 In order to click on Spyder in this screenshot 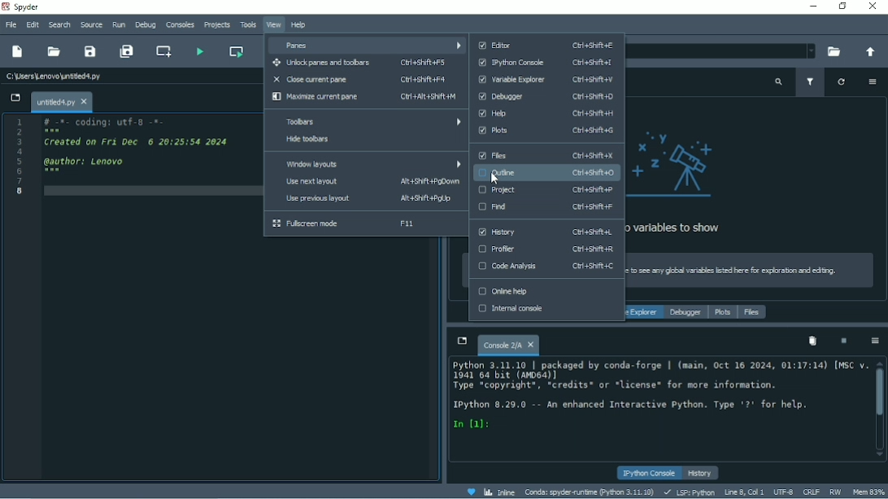, I will do `click(24, 7)`.